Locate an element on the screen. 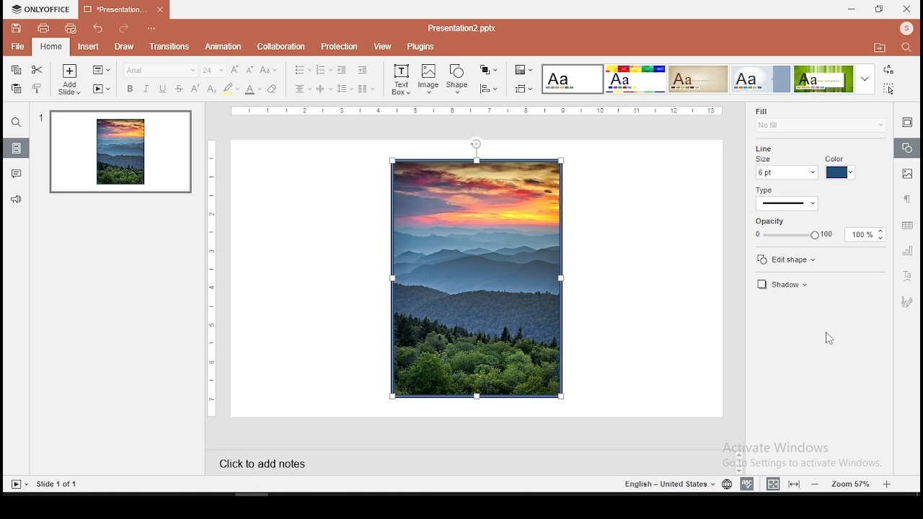 This screenshot has height=519, width=923. cut is located at coordinates (37, 70).